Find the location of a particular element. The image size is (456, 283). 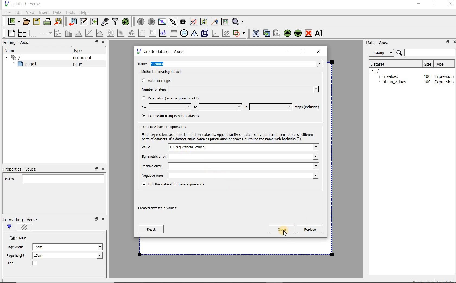

new document is located at coordinates (12, 21).